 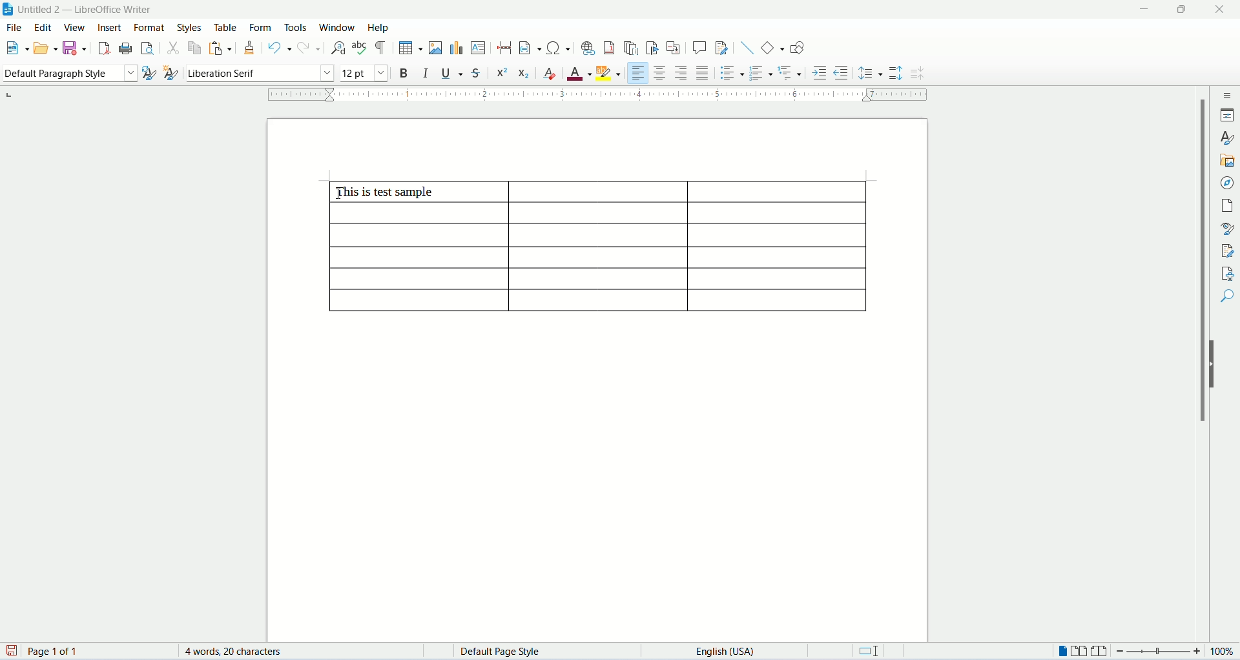 What do you see at coordinates (1161, 652) in the screenshot?
I see `zoom bar` at bounding box center [1161, 652].